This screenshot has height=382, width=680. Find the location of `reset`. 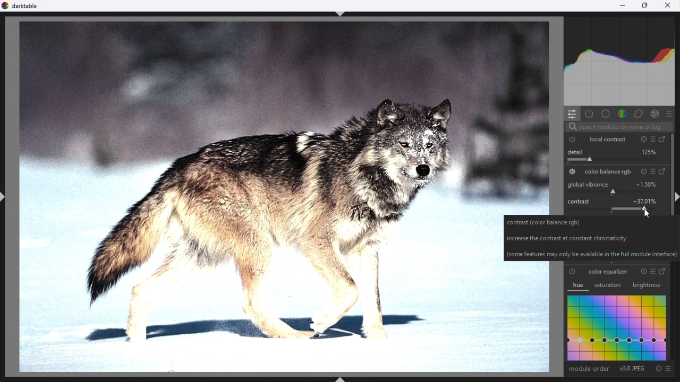

reset is located at coordinates (642, 271).